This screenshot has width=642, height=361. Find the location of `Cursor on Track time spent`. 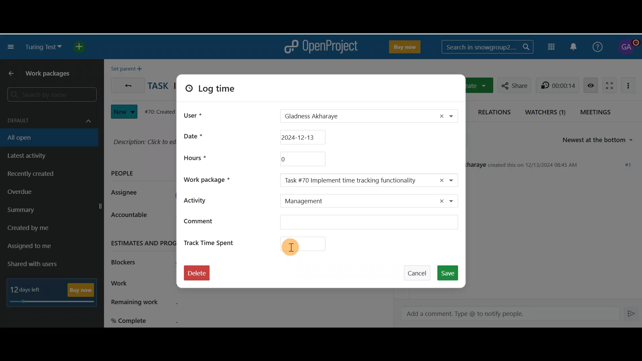

Cursor on Track time spent is located at coordinates (296, 251).